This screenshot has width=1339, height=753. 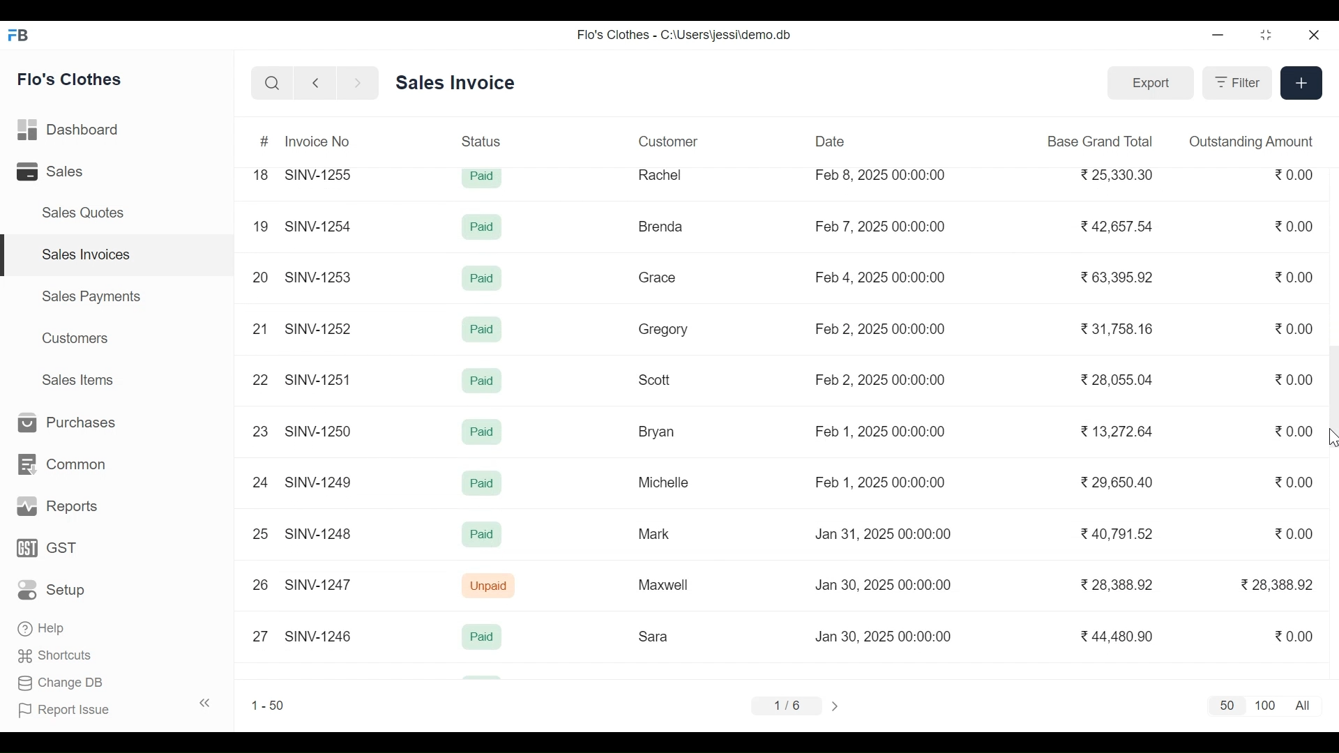 What do you see at coordinates (880, 175) in the screenshot?
I see `Feb 8, 2025 00:00:00` at bounding box center [880, 175].